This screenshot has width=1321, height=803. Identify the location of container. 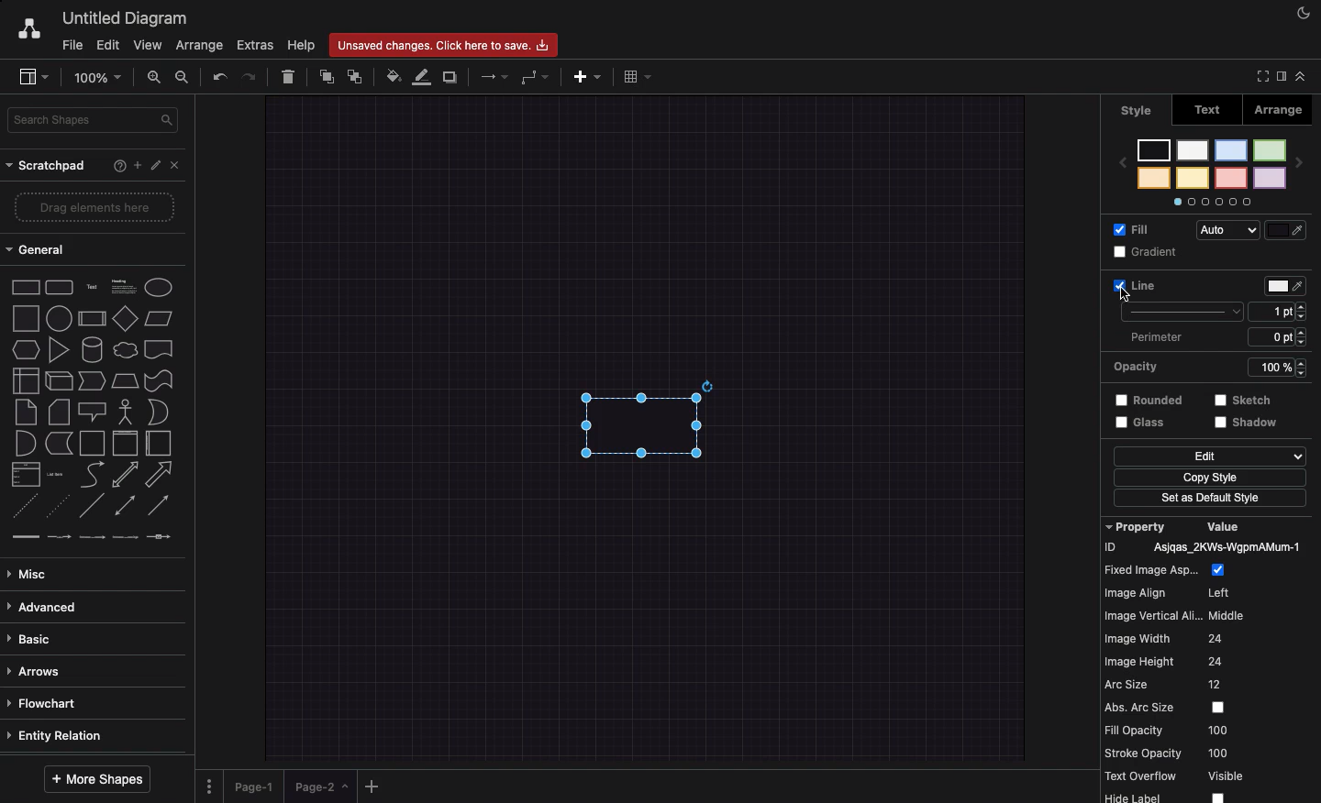
(91, 442).